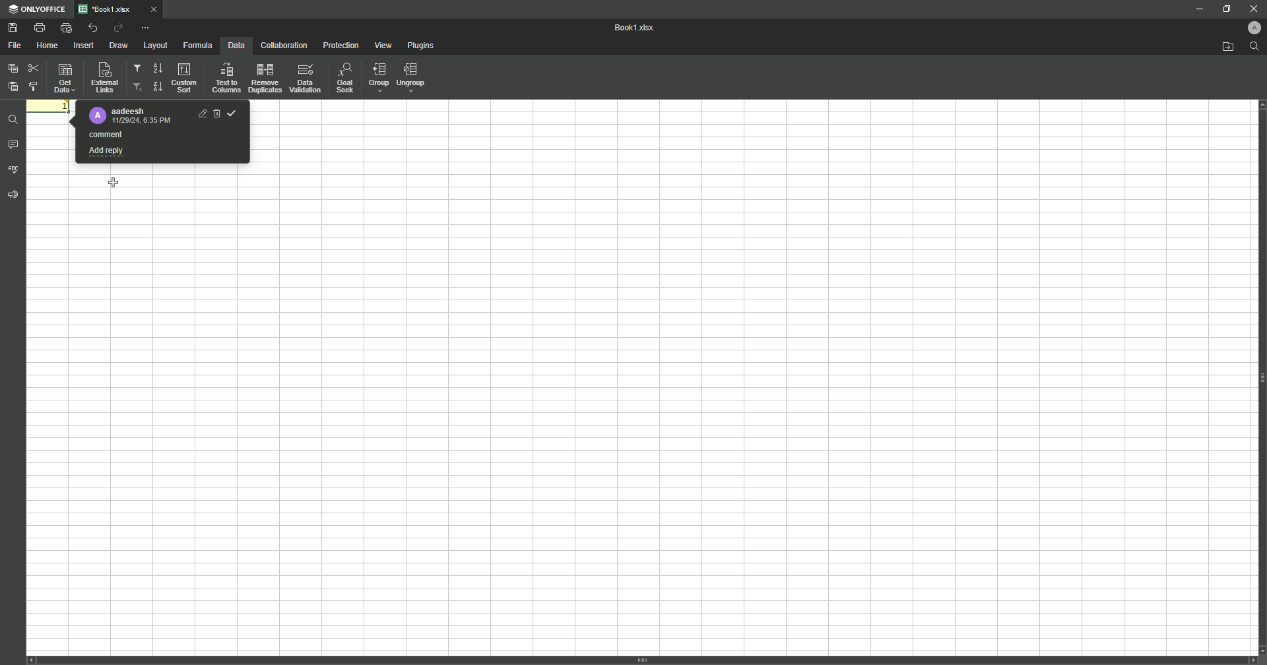  I want to click on Custom Sort, so click(185, 79).